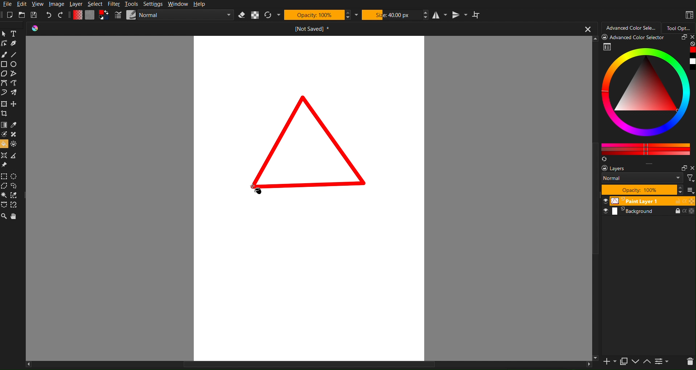 This screenshot has height=370, width=696. Describe the element at coordinates (10, 15) in the screenshot. I see `New` at that location.